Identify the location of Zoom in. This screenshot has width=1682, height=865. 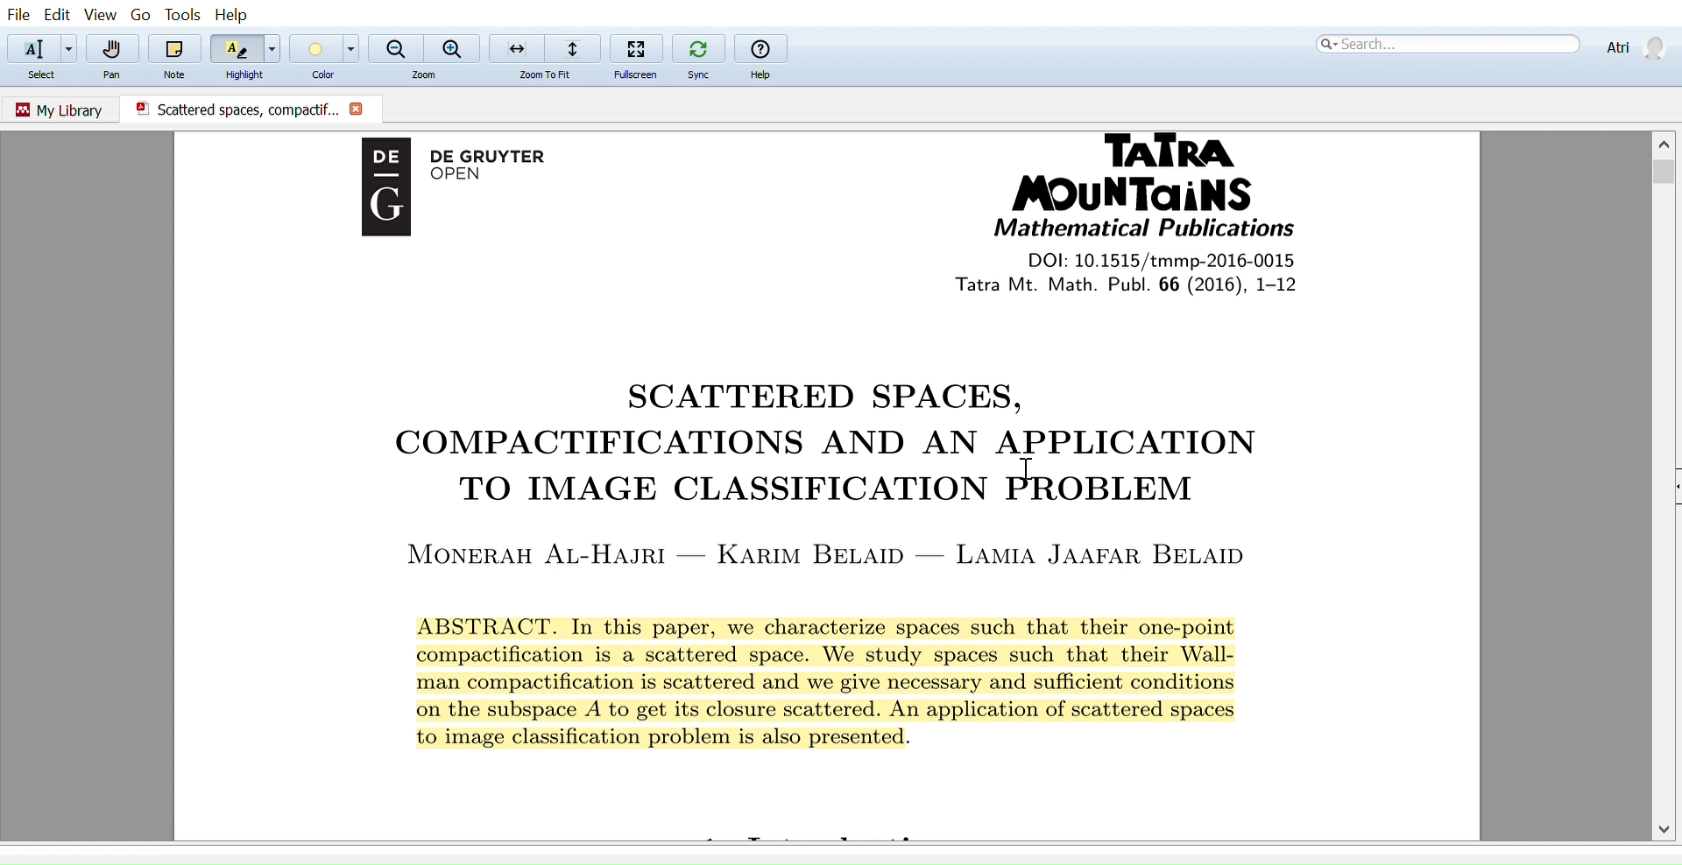
(454, 48).